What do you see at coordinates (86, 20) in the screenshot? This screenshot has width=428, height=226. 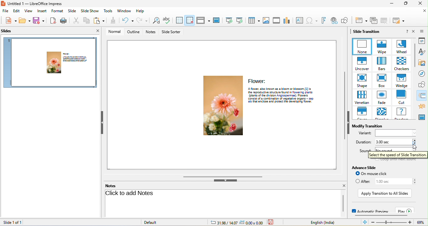 I see `copy` at bounding box center [86, 20].